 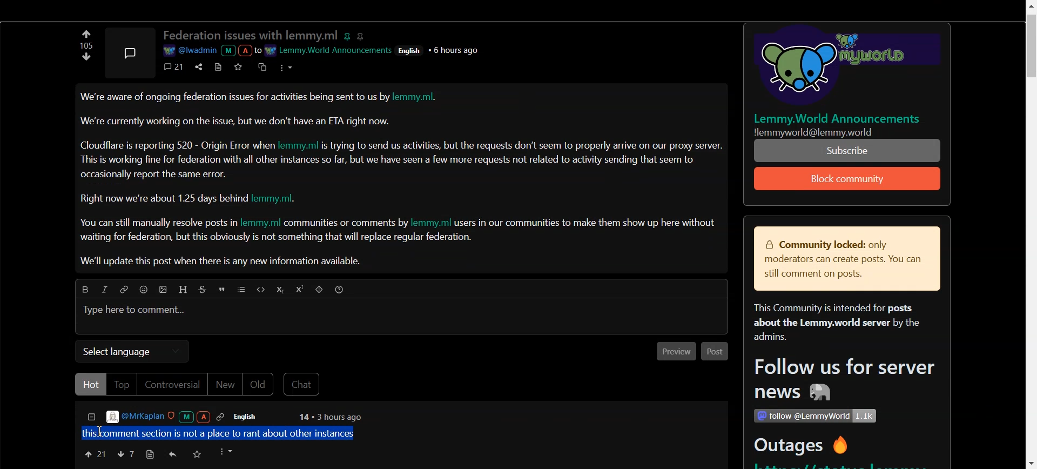 I want to click on Cursor, so click(x=103, y=432).